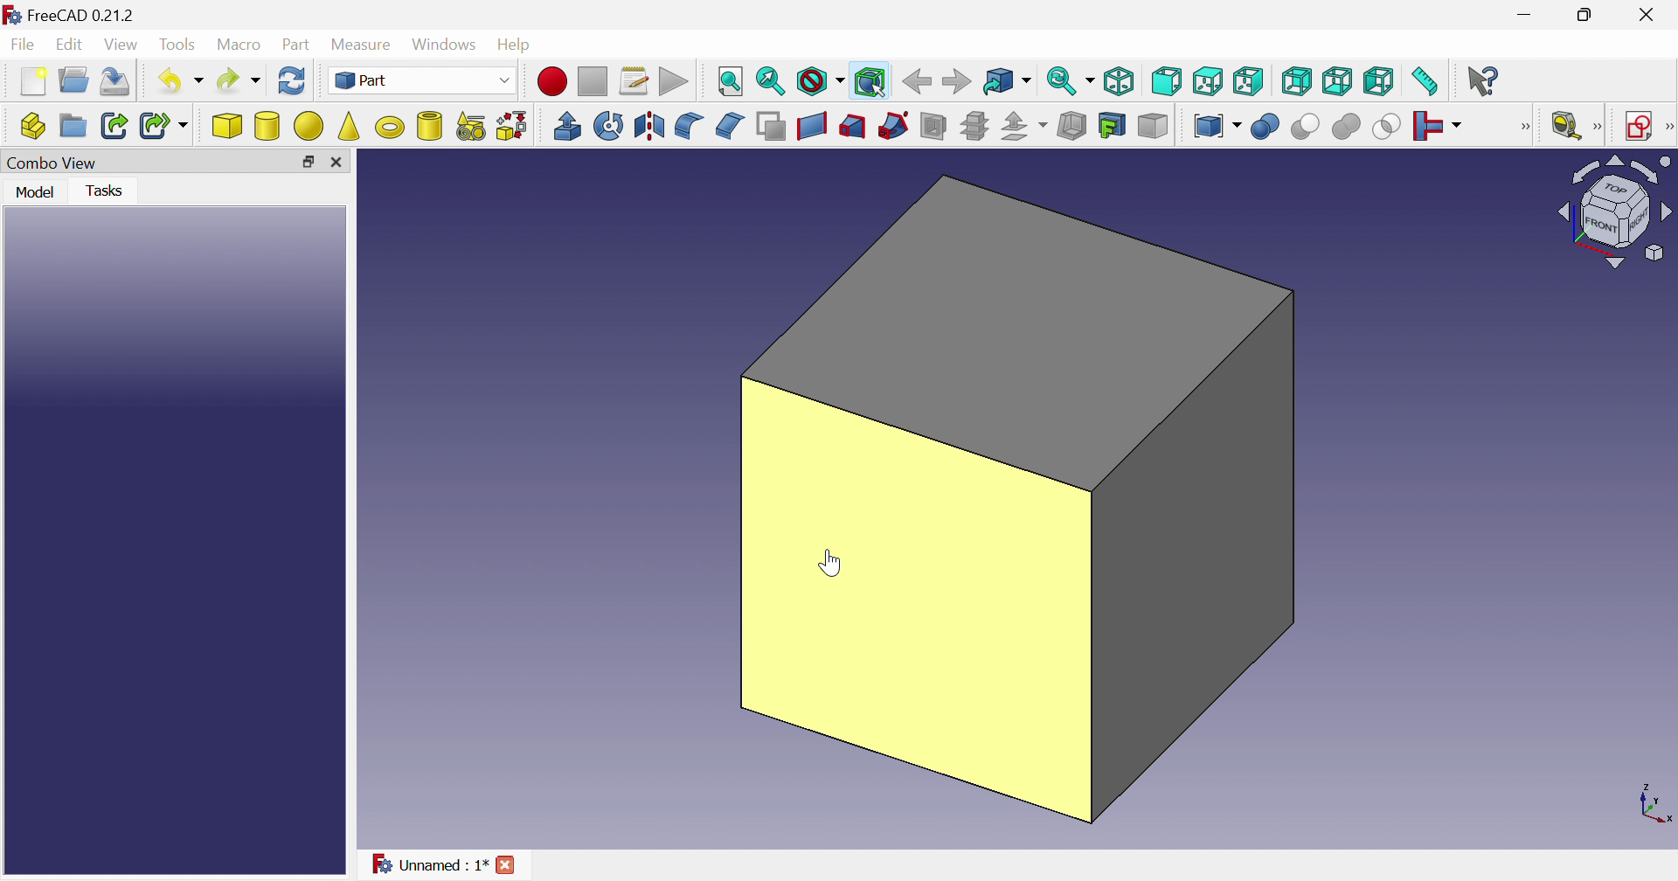 This screenshot has width=1678, height=881. What do you see at coordinates (508, 864) in the screenshot?
I see `Close` at bounding box center [508, 864].